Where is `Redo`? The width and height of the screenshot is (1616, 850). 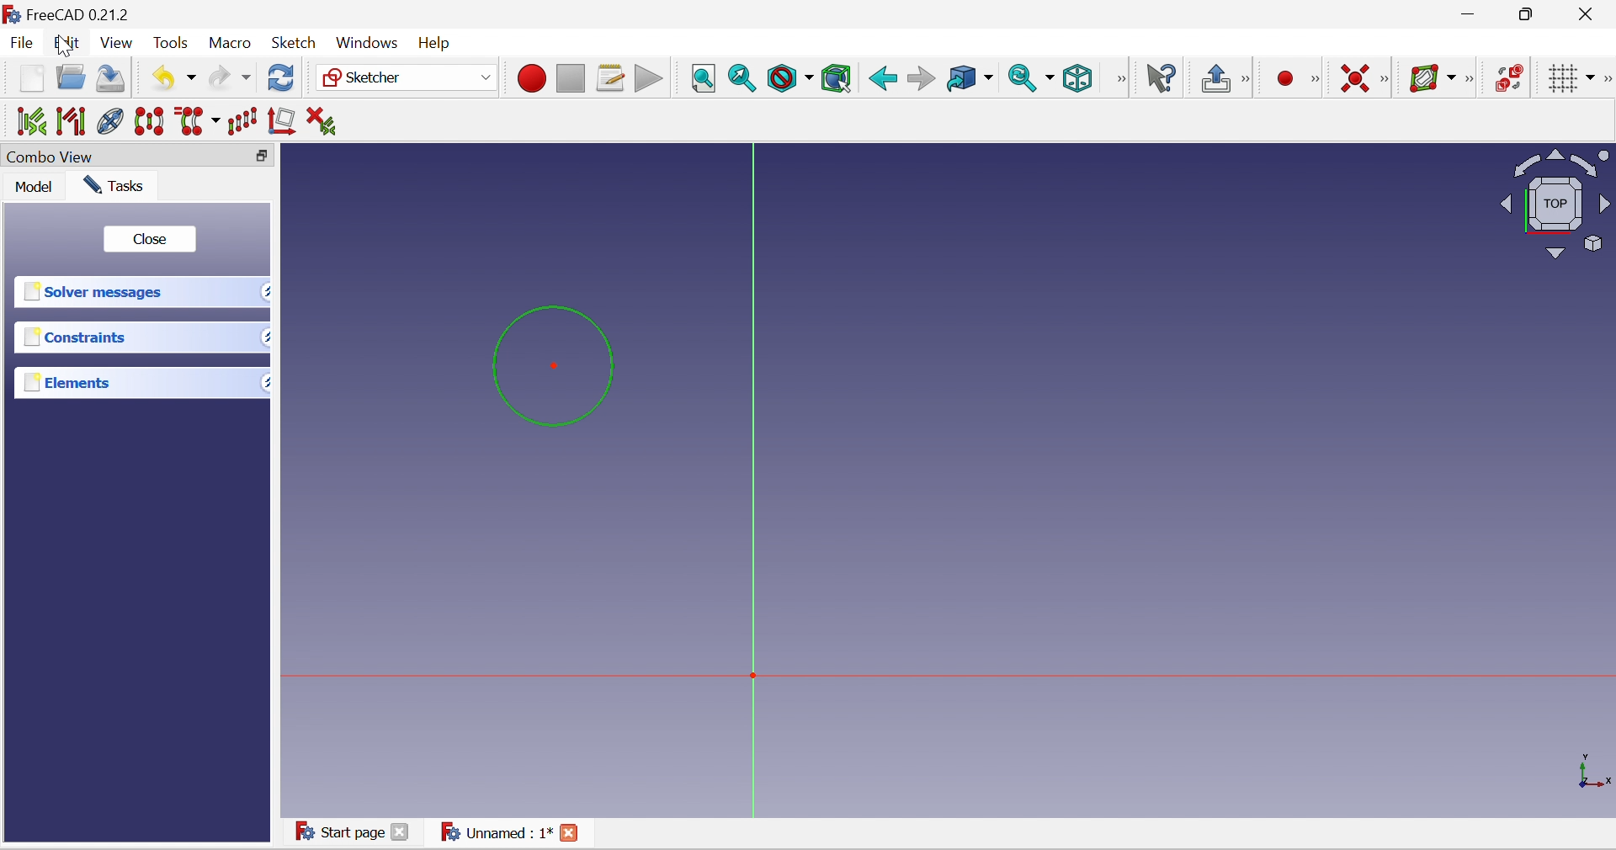 Redo is located at coordinates (228, 80).